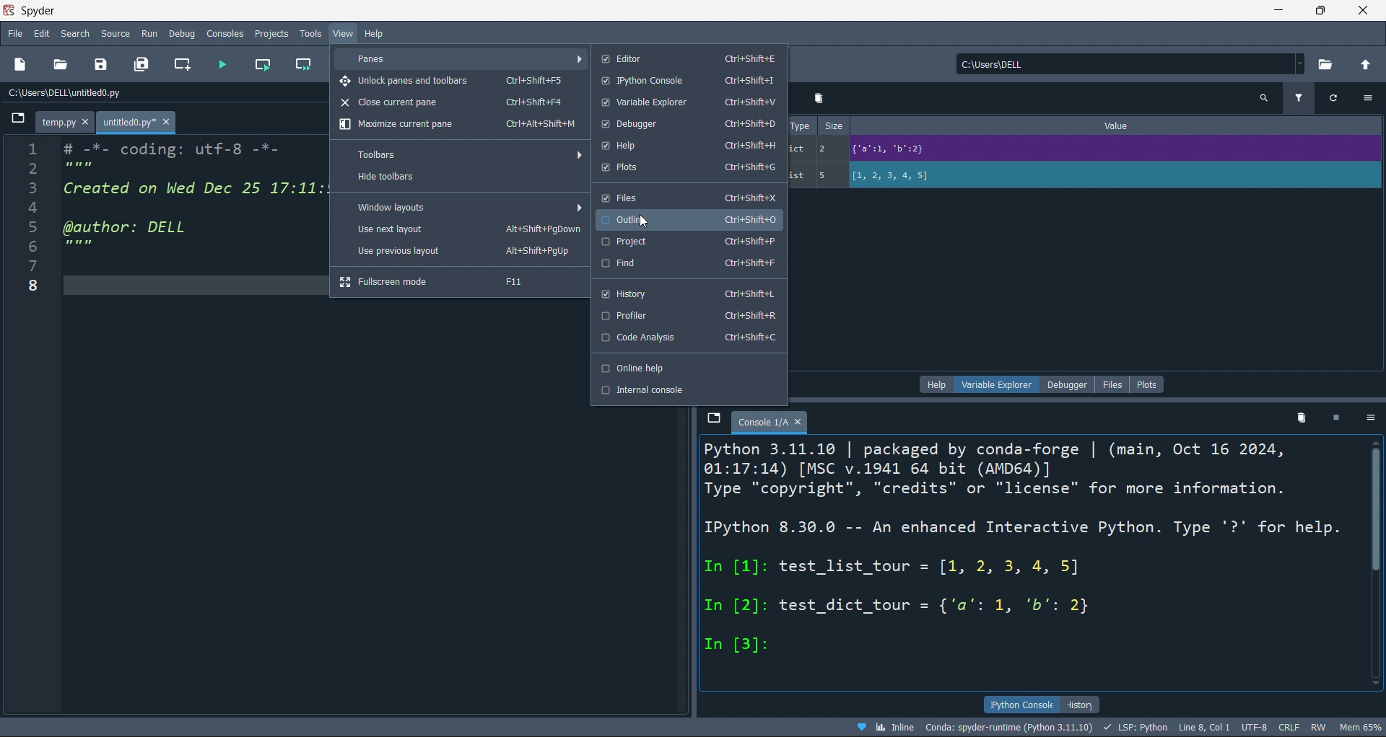 The height and width of the screenshot is (737, 1386). What do you see at coordinates (682, 367) in the screenshot?
I see `online help` at bounding box center [682, 367].